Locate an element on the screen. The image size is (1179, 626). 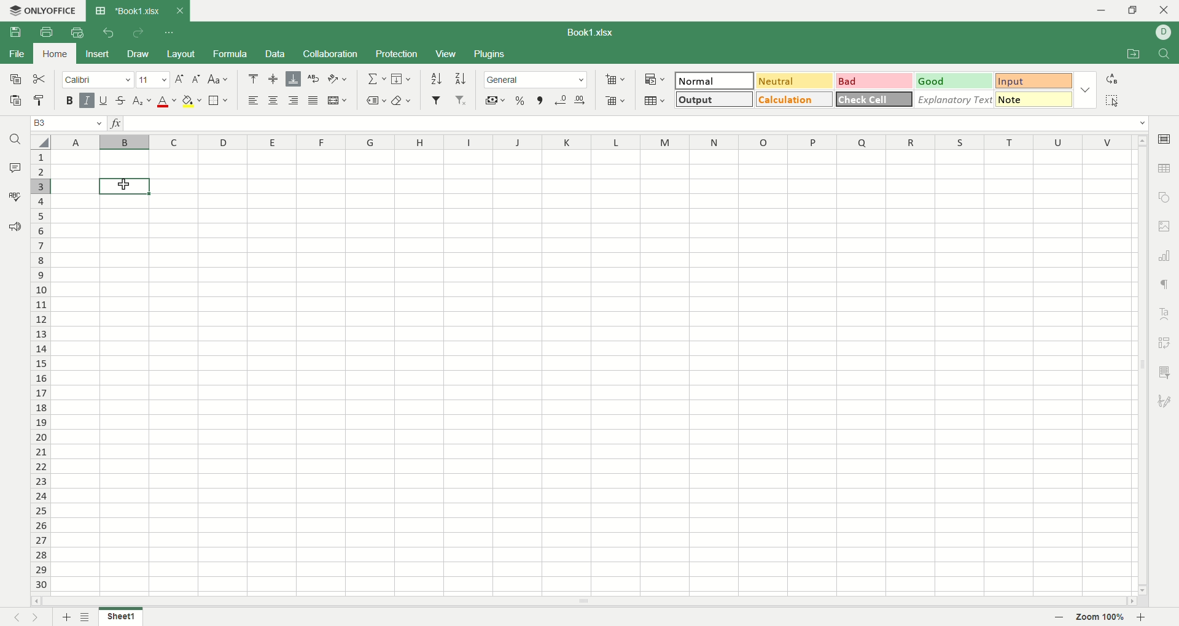
currency style is located at coordinates (496, 101).